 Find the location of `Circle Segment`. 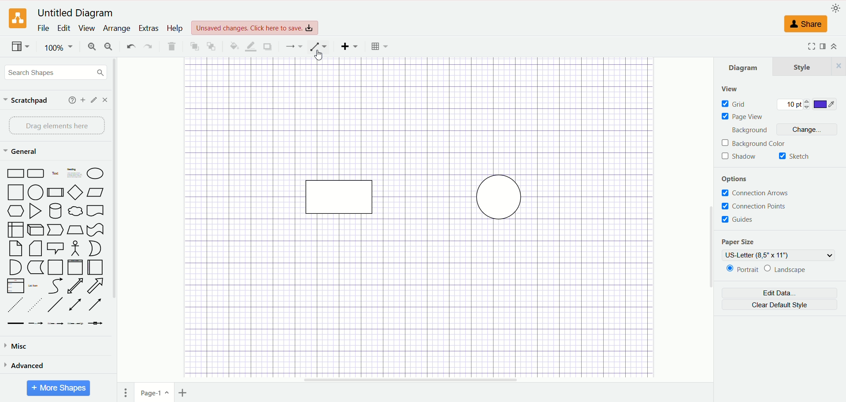

Circle Segment is located at coordinates (95, 249).